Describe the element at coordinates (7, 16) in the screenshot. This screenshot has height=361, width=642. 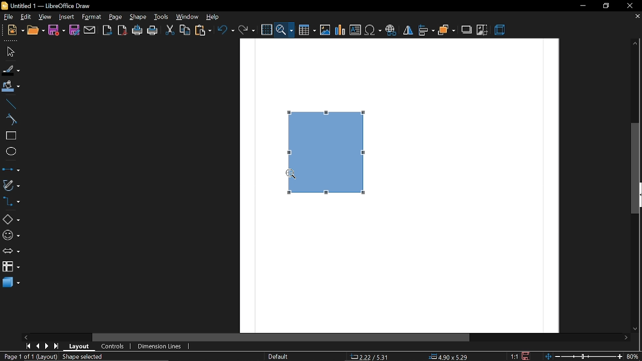
I see `file` at that location.